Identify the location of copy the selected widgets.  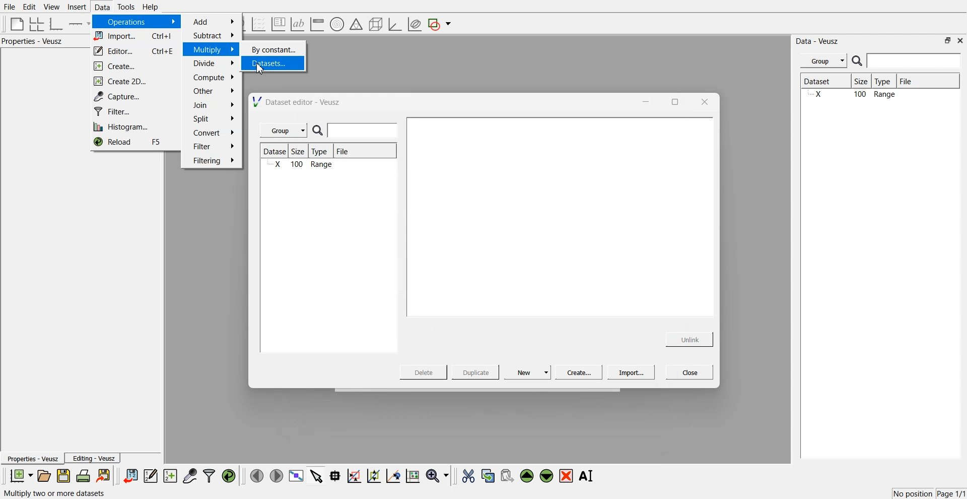
(488, 475).